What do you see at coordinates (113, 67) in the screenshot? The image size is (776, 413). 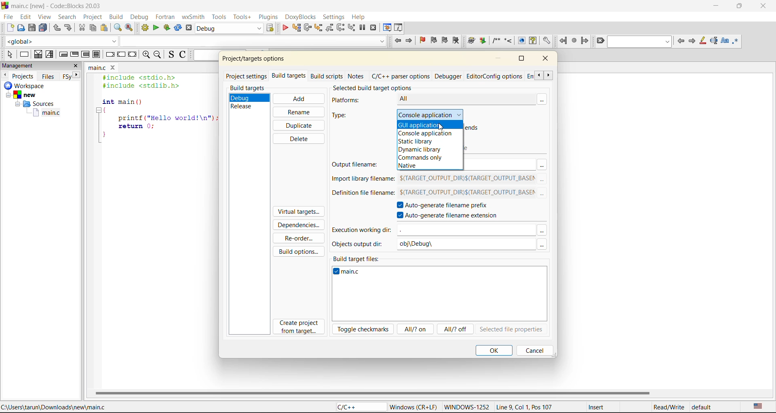 I see `close` at bounding box center [113, 67].